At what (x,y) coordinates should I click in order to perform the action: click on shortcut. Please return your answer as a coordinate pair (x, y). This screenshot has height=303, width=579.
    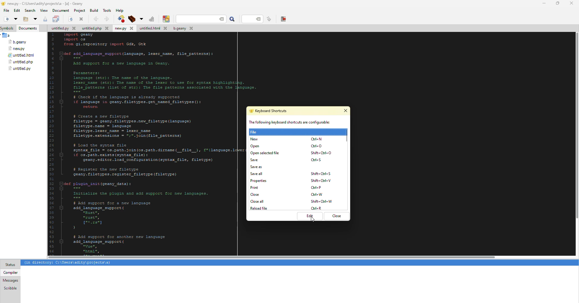
    Looking at the image, I should click on (316, 138).